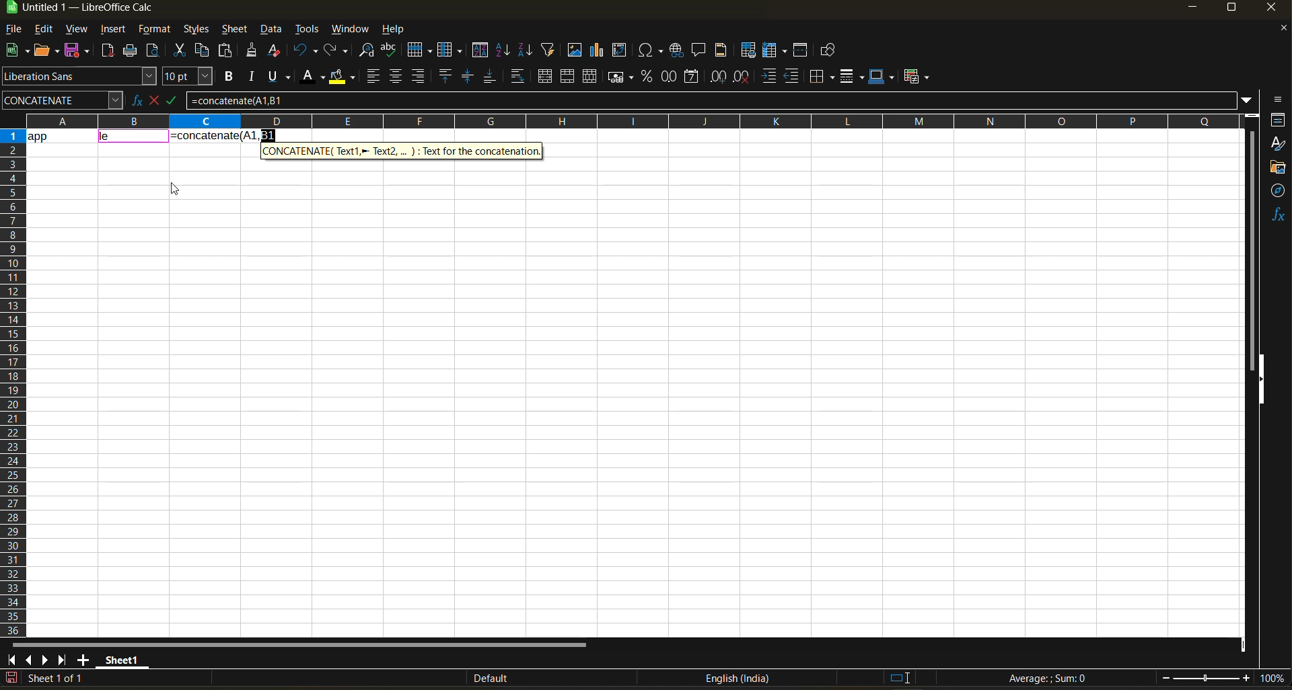 The width and height of the screenshot is (1292, 690). Describe the element at coordinates (919, 76) in the screenshot. I see `conditional` at that location.